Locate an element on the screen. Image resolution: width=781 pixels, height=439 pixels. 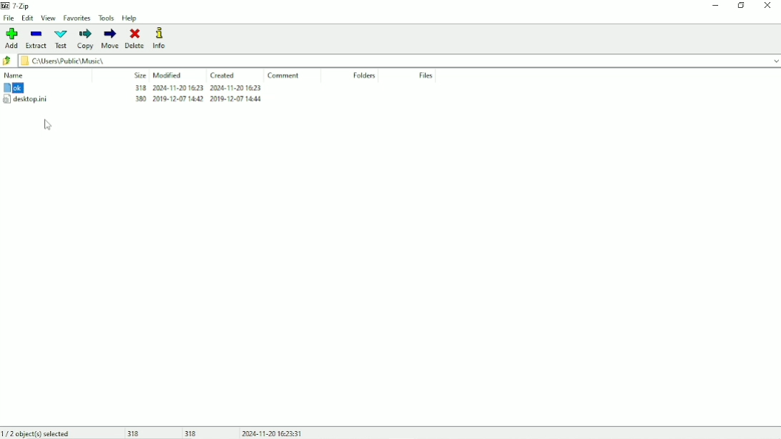
Test is located at coordinates (60, 39).